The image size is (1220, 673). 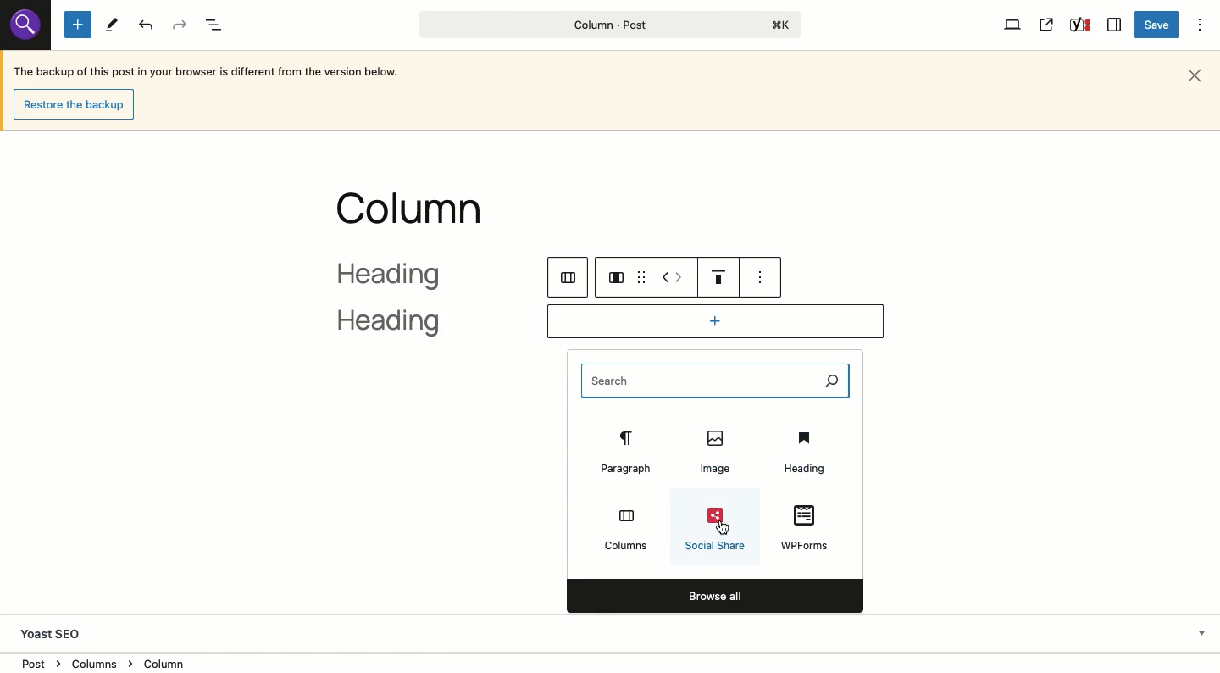 What do you see at coordinates (614, 281) in the screenshot?
I see `column layout` at bounding box center [614, 281].